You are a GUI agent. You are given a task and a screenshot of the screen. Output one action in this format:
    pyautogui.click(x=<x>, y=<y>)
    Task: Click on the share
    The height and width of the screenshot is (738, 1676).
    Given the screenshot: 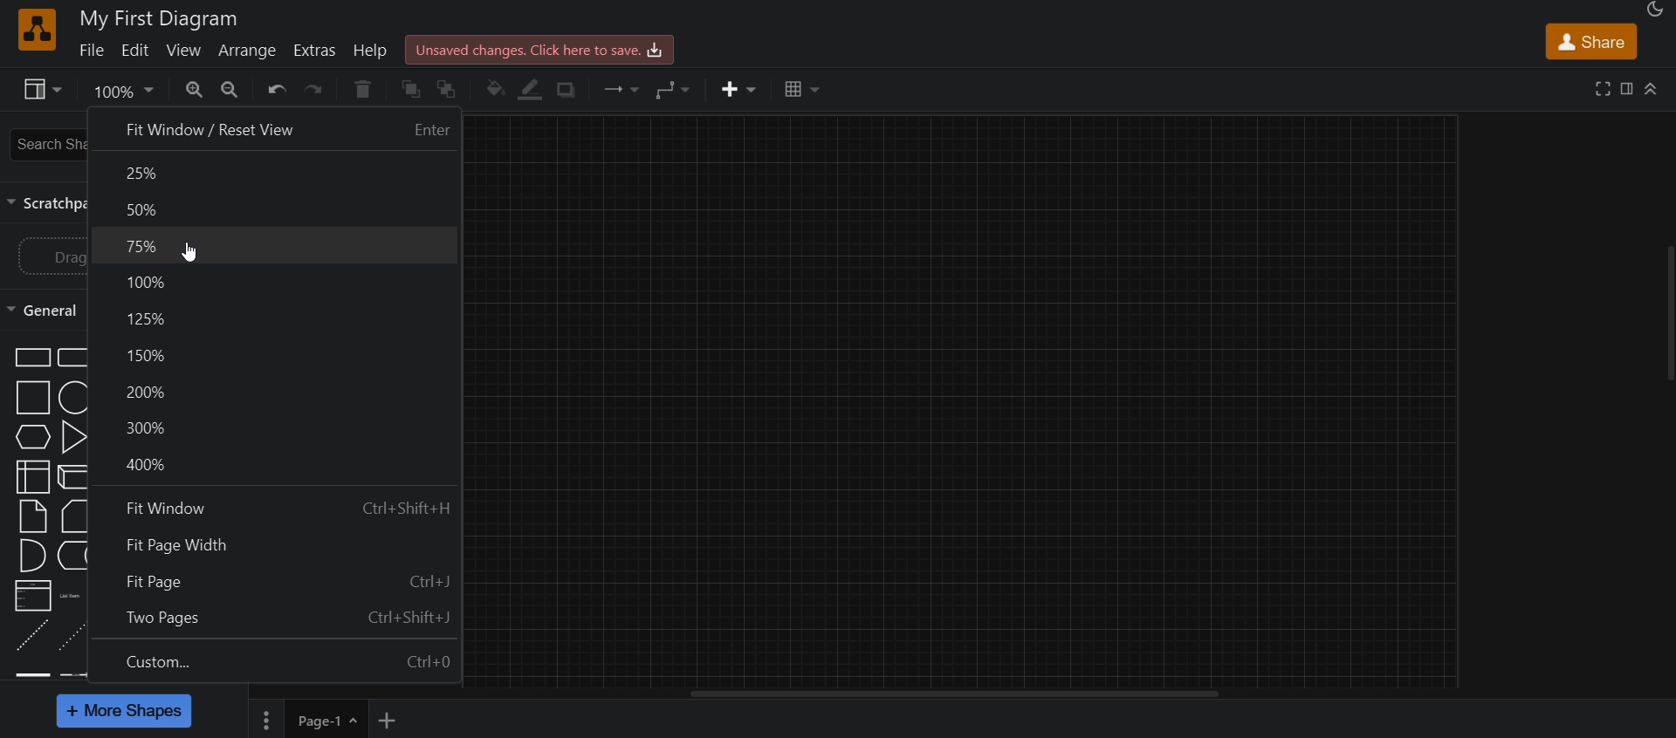 What is the action you would take?
    pyautogui.click(x=1590, y=41)
    